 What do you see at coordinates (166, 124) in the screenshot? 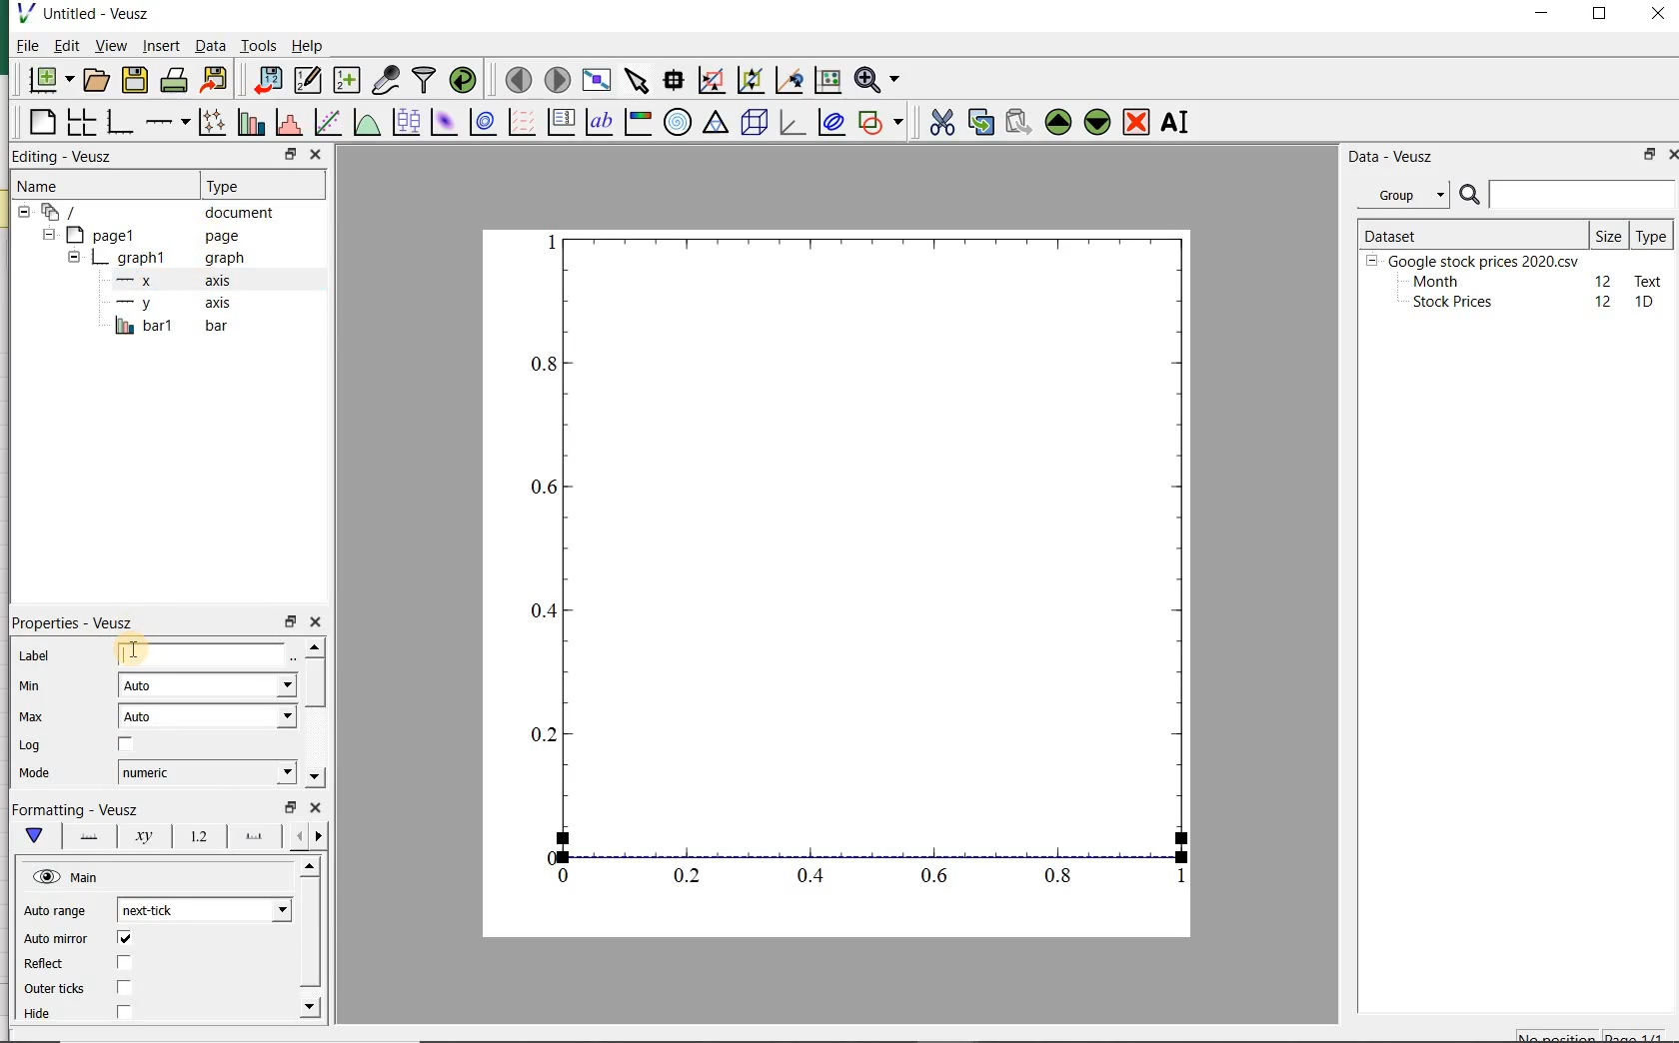
I see `add an axis to the plot` at bounding box center [166, 124].